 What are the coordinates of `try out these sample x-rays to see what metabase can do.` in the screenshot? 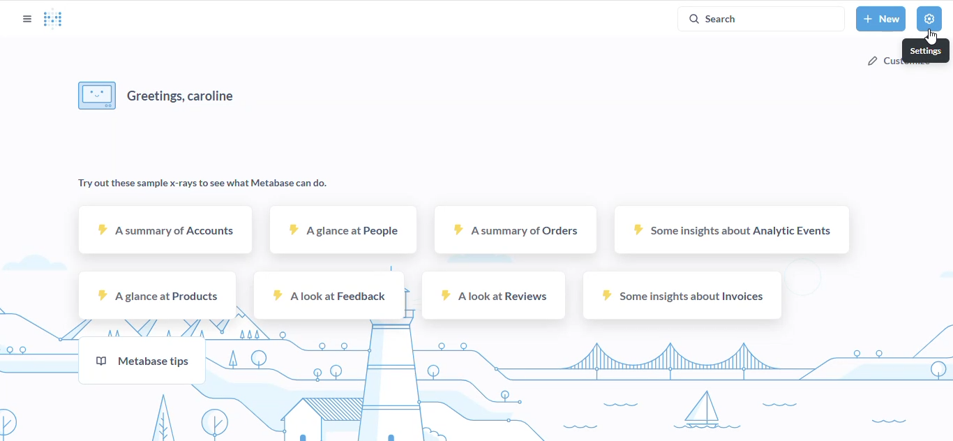 It's located at (204, 184).